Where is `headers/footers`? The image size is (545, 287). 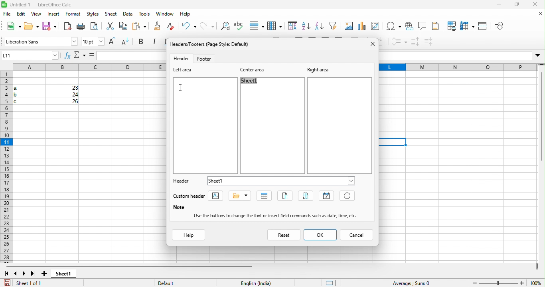
headers/footers is located at coordinates (212, 44).